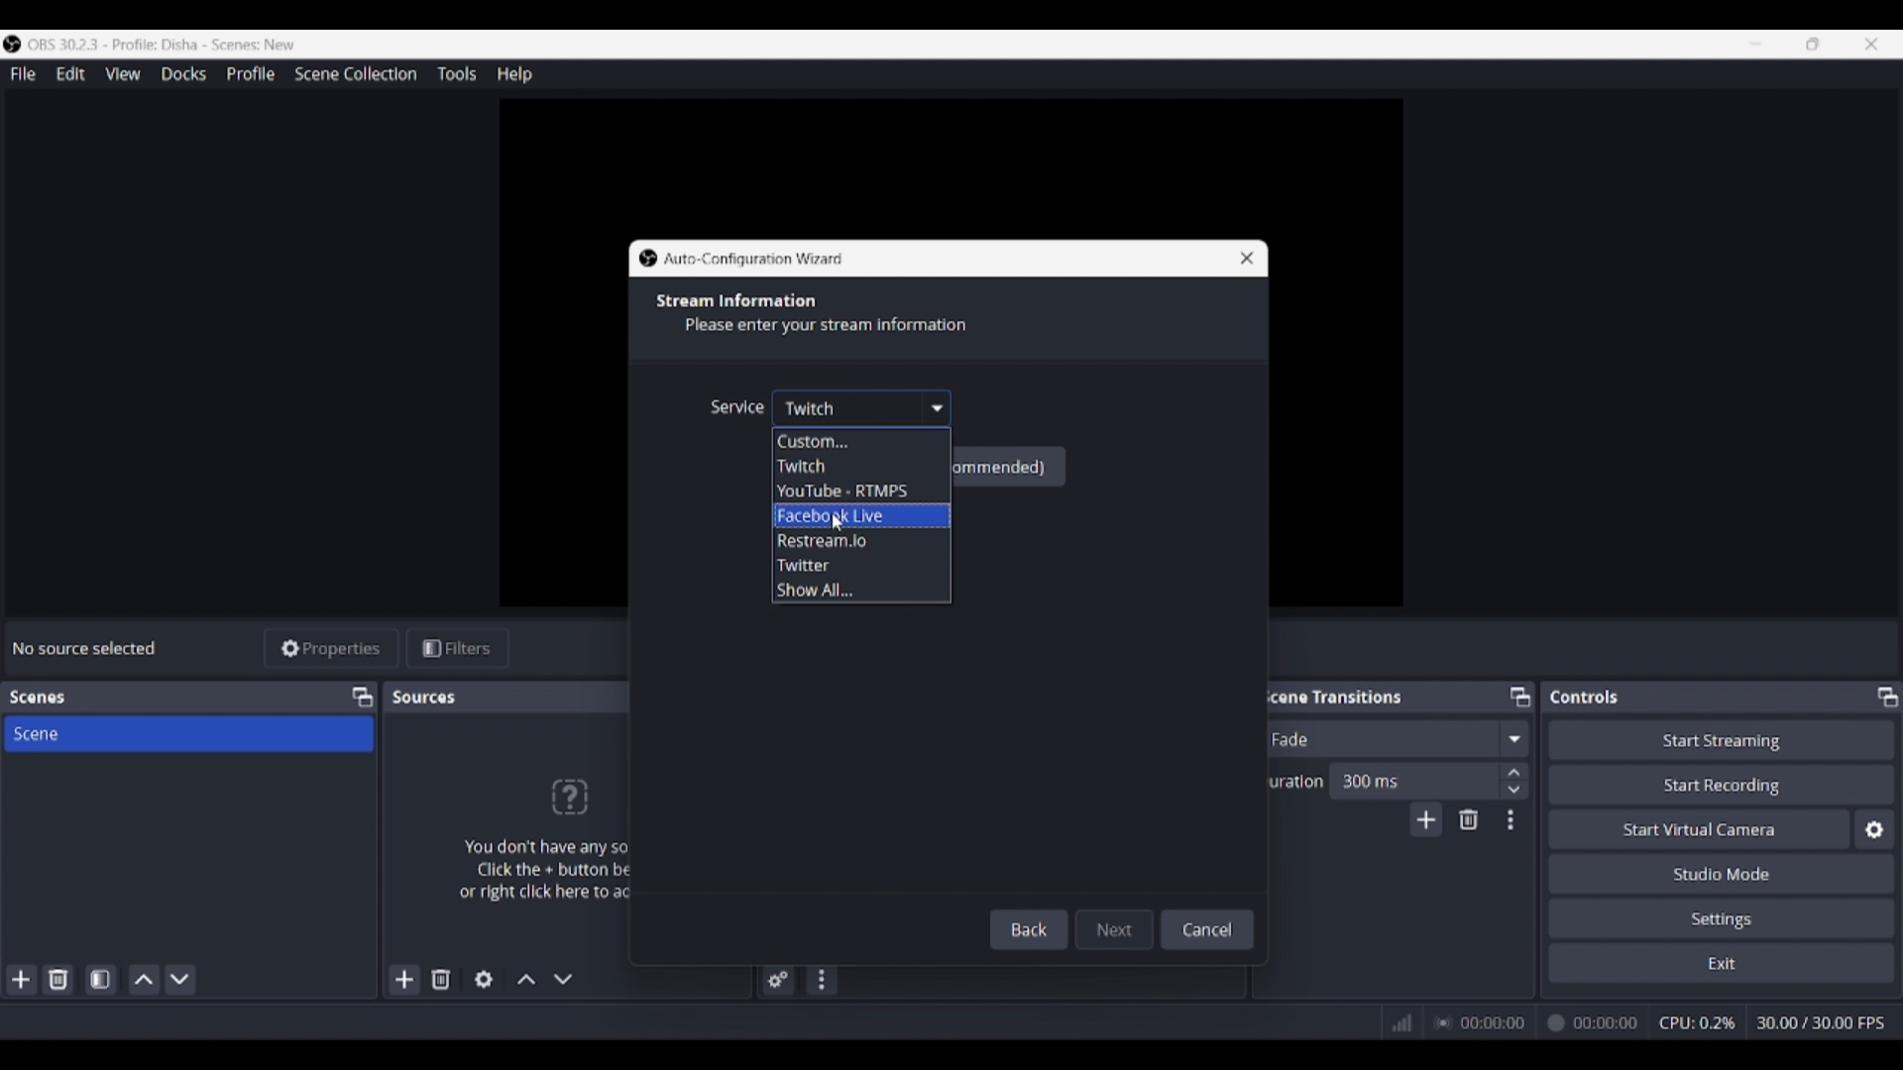  What do you see at coordinates (22, 980) in the screenshot?
I see `Add scene` at bounding box center [22, 980].